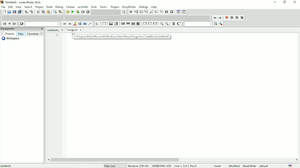 Image resolution: width=300 pixels, height=168 pixels. I want to click on Settings, so click(143, 7).